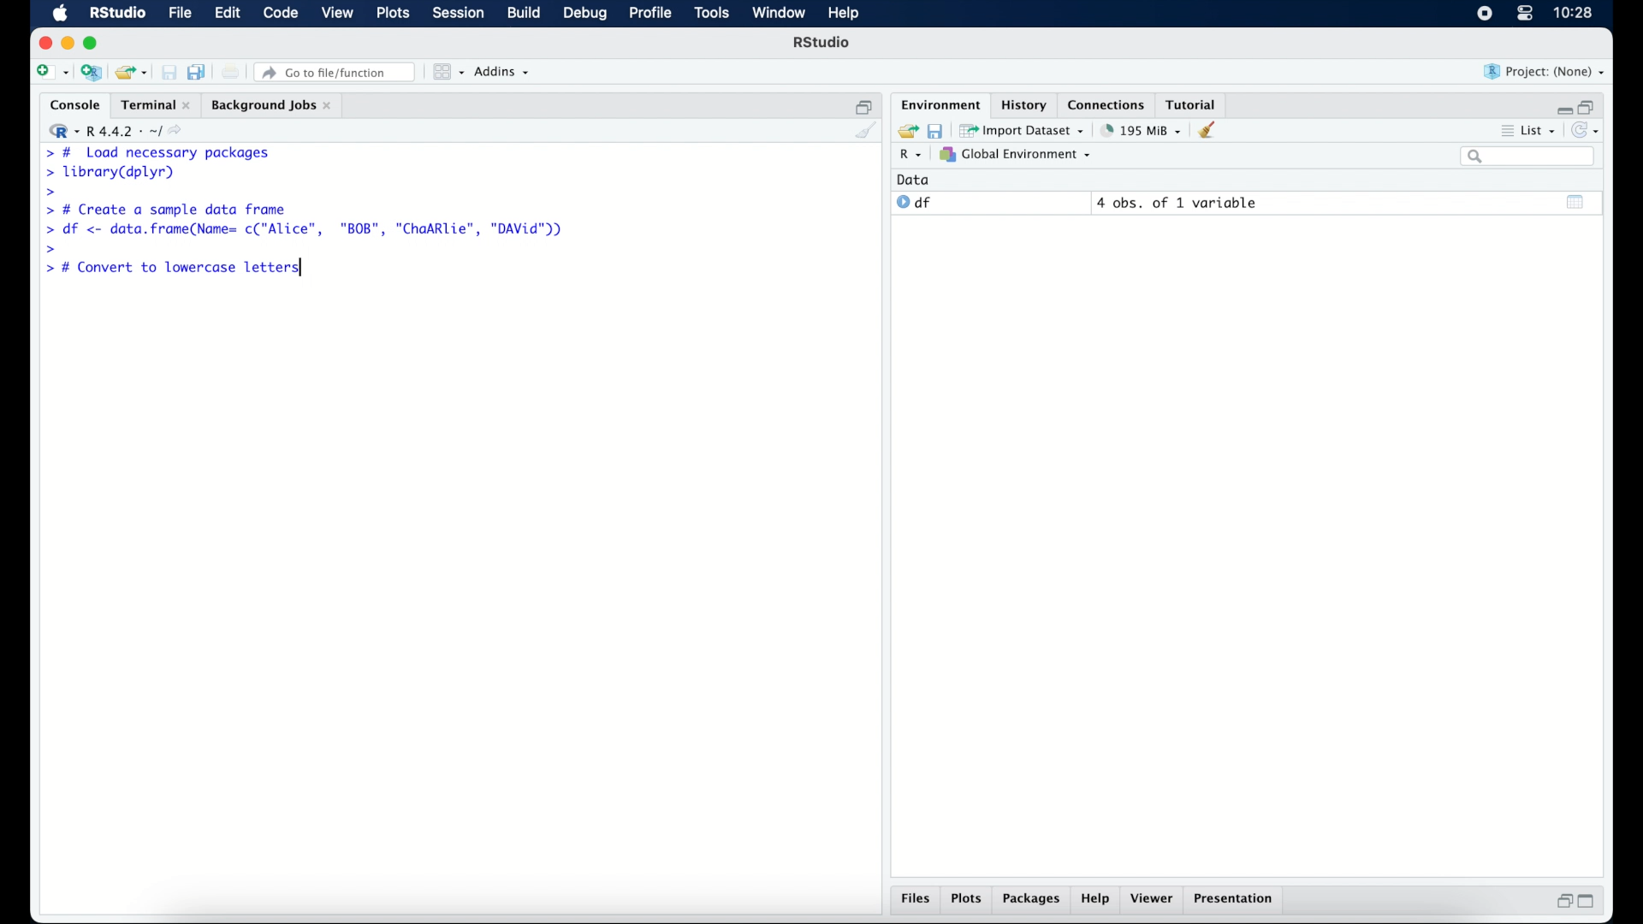  What do you see at coordinates (117, 14) in the screenshot?
I see `R Studio` at bounding box center [117, 14].